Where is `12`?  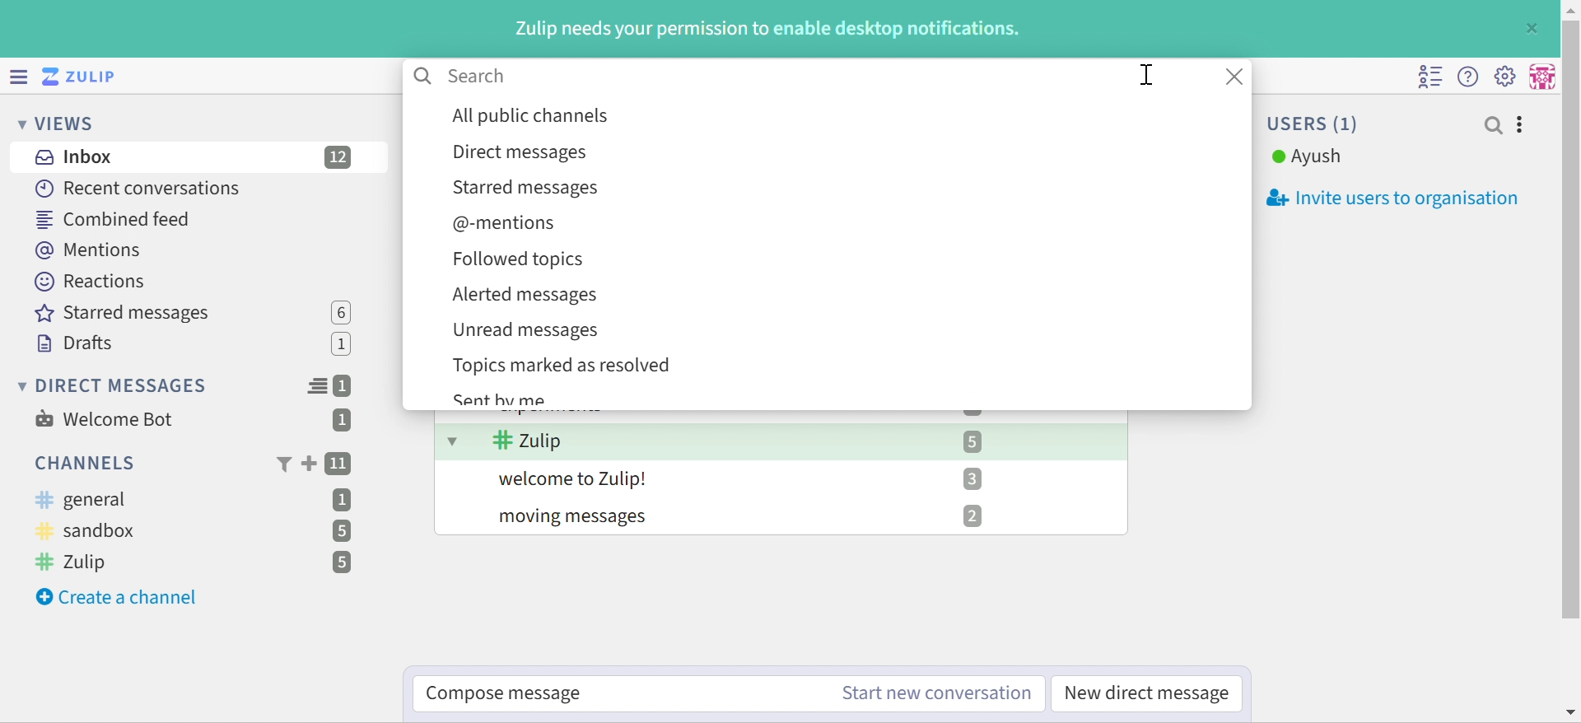 12 is located at coordinates (339, 157).